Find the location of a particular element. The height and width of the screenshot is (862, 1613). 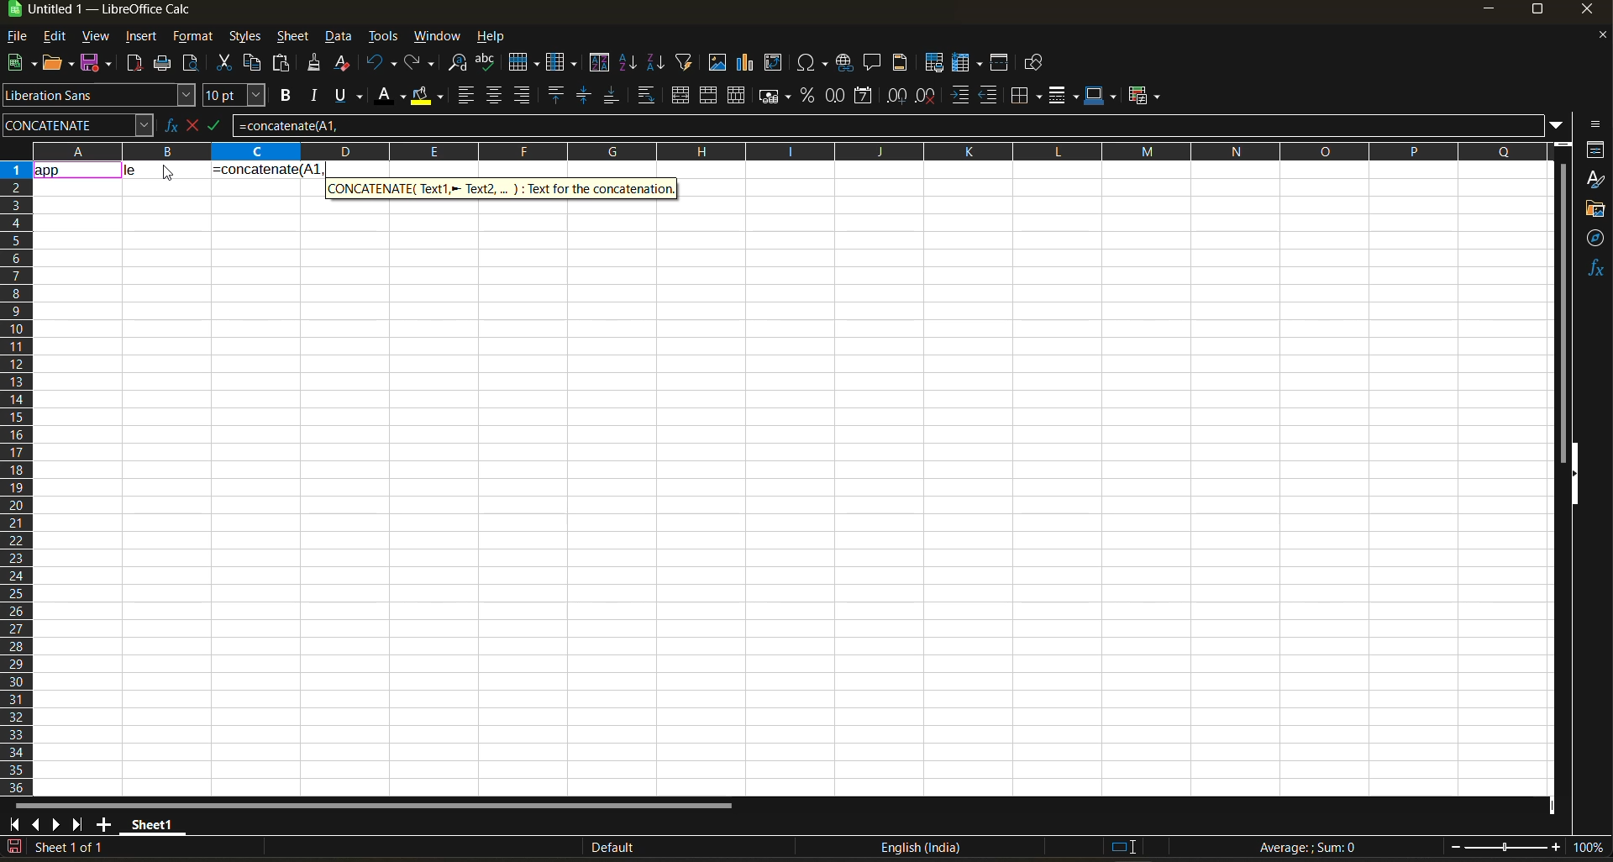

gallery is located at coordinates (1596, 211).